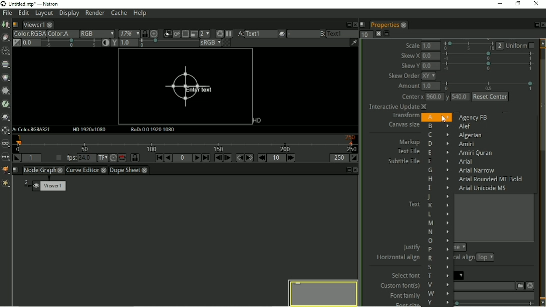 The image size is (546, 307). What do you see at coordinates (183, 158) in the screenshot?
I see `Current frame` at bounding box center [183, 158].